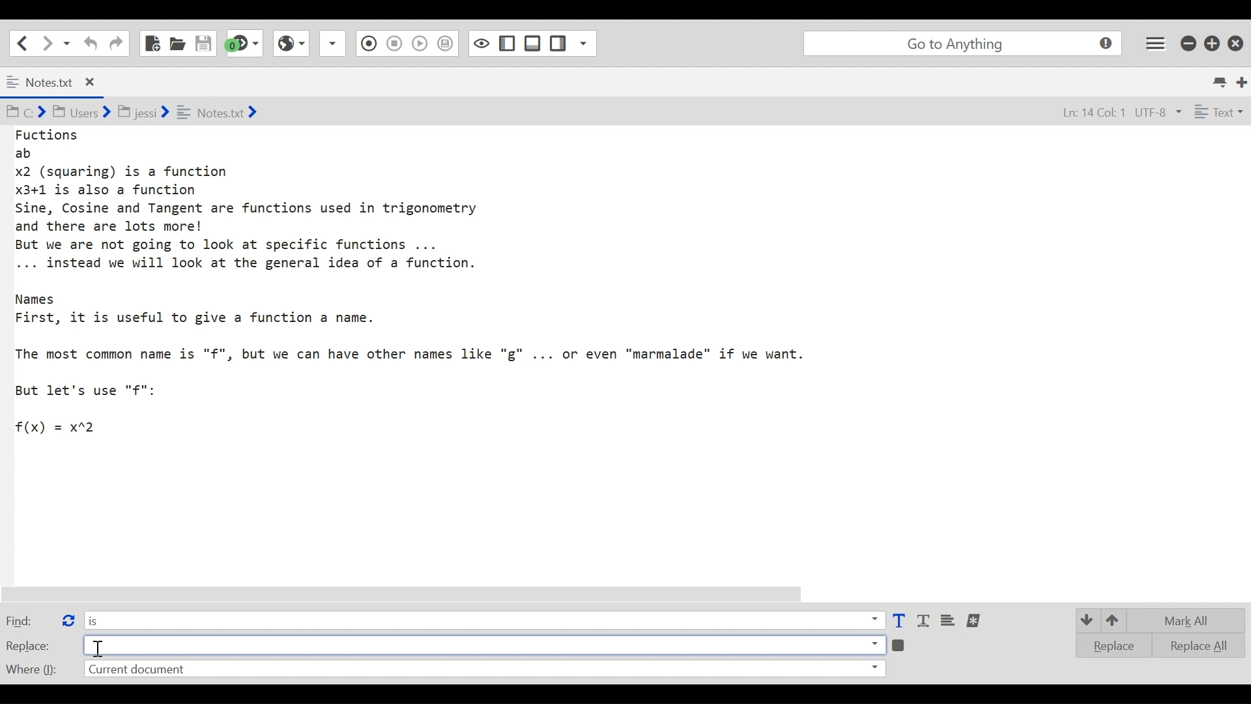  I want to click on Mark all, so click(1191, 621).